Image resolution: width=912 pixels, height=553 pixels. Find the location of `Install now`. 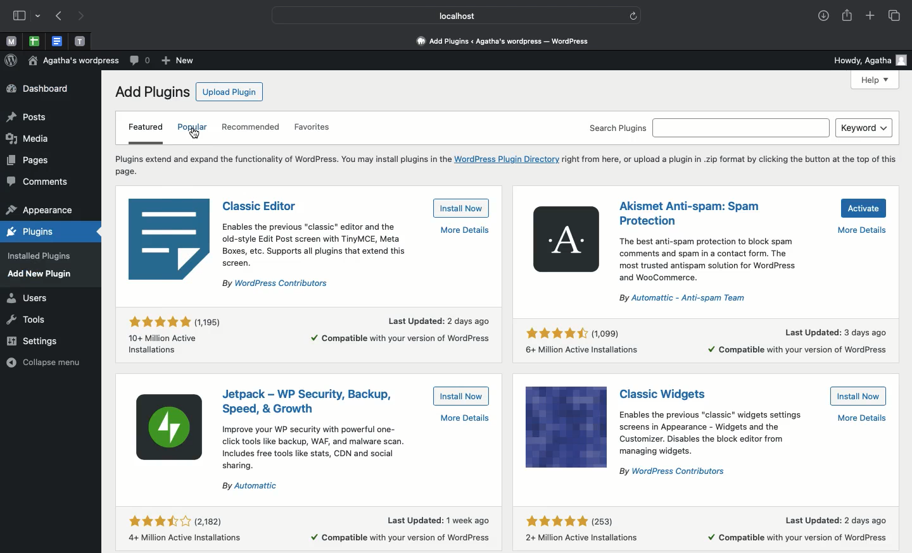

Install now is located at coordinates (859, 396).